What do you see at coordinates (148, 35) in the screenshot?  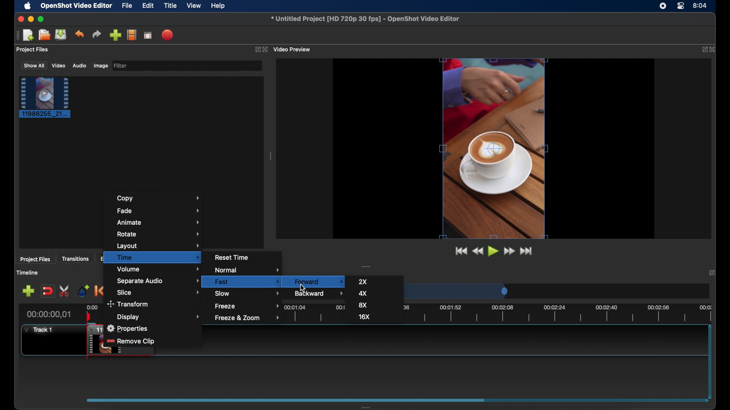 I see `full screen` at bounding box center [148, 35].